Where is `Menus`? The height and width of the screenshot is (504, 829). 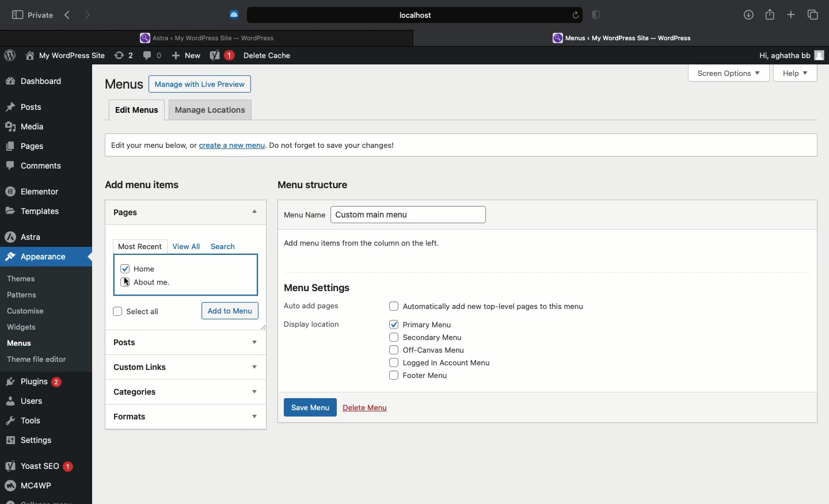
Menus is located at coordinates (125, 84).